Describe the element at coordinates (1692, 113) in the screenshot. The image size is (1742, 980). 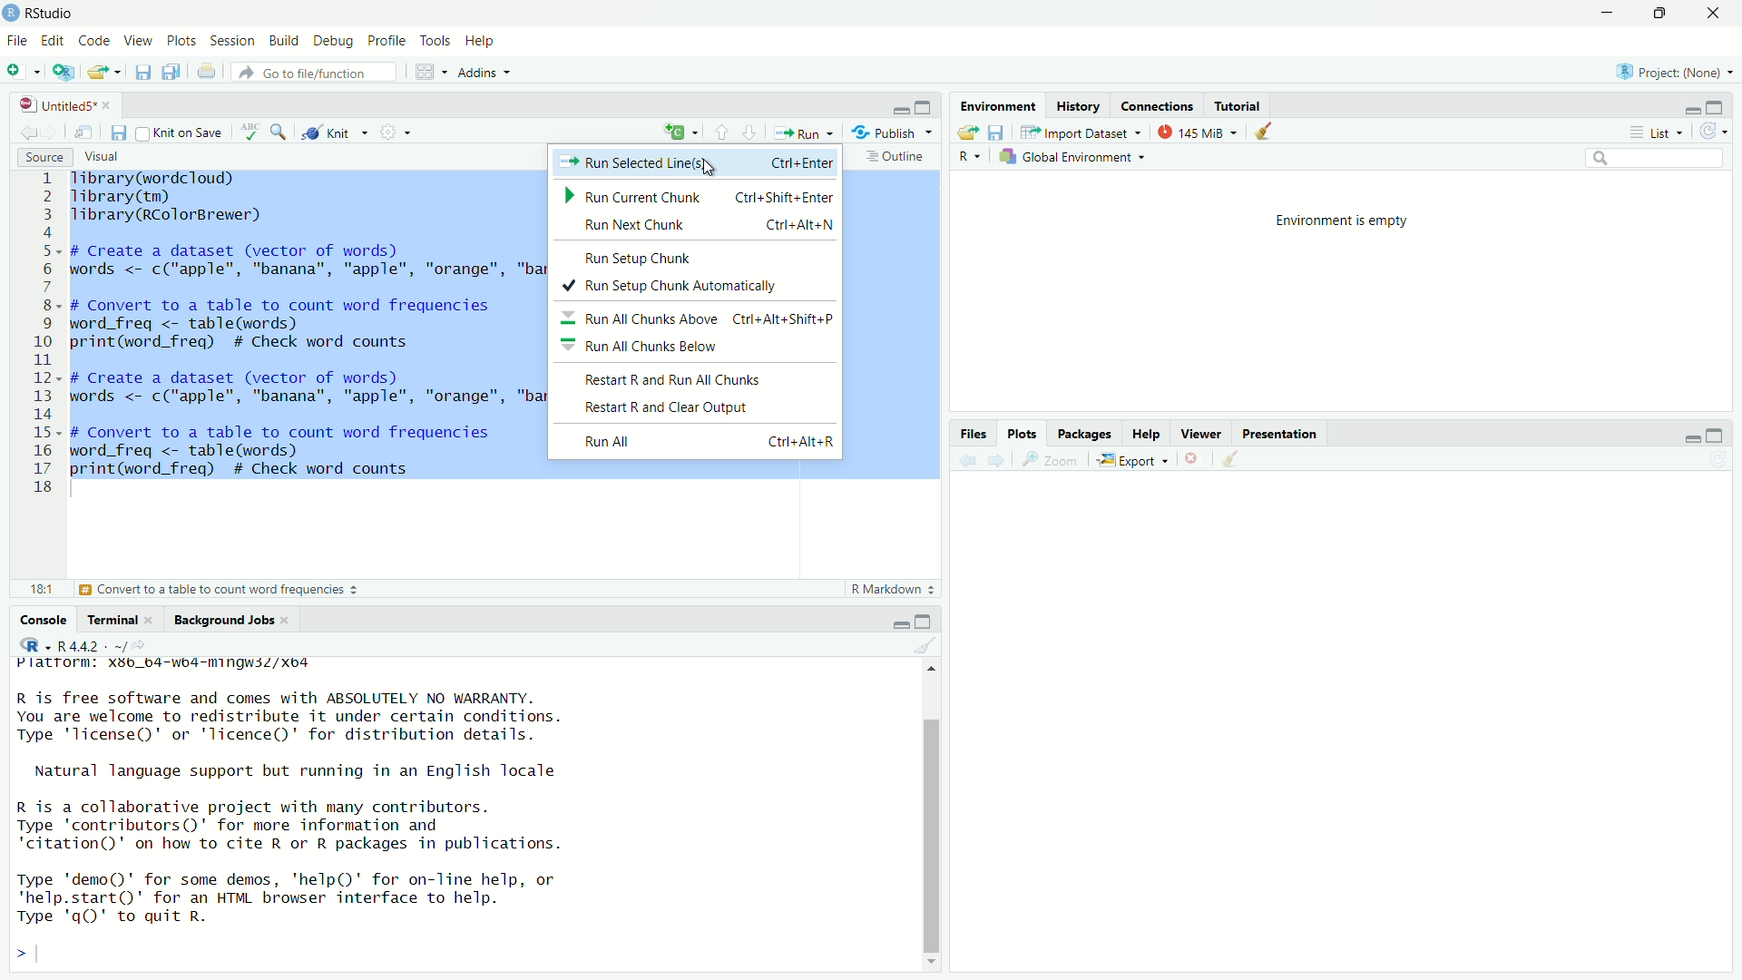
I see `Minimize` at that location.